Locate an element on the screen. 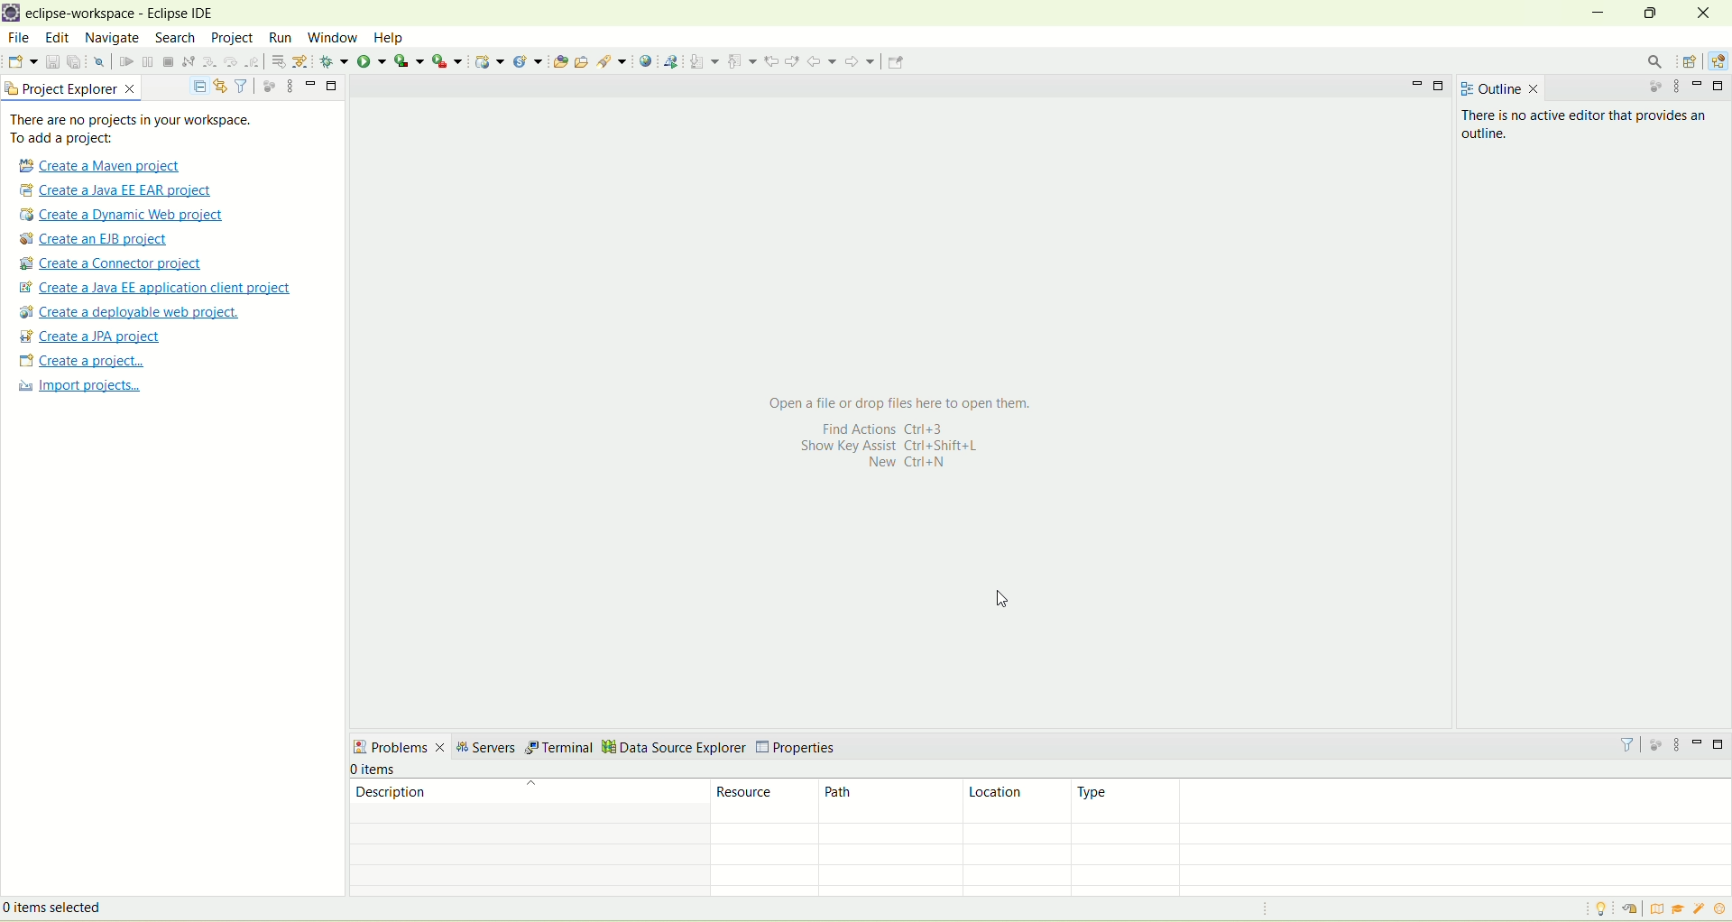  minimize is located at coordinates (311, 82).